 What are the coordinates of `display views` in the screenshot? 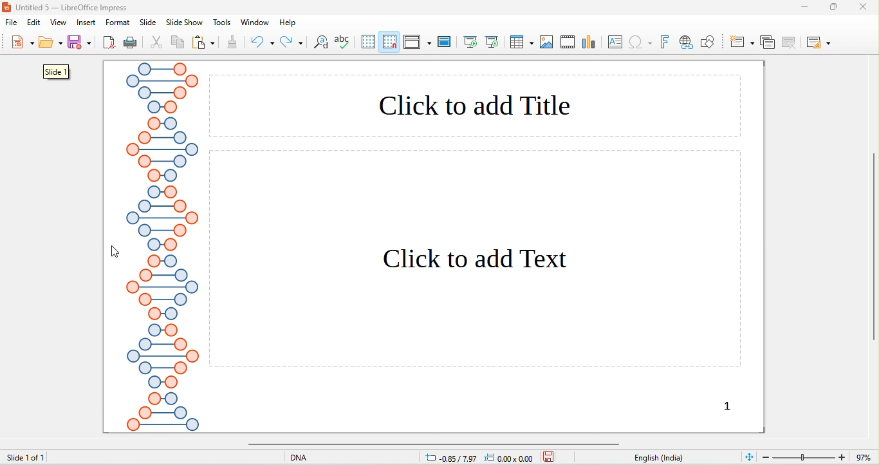 It's located at (418, 41).